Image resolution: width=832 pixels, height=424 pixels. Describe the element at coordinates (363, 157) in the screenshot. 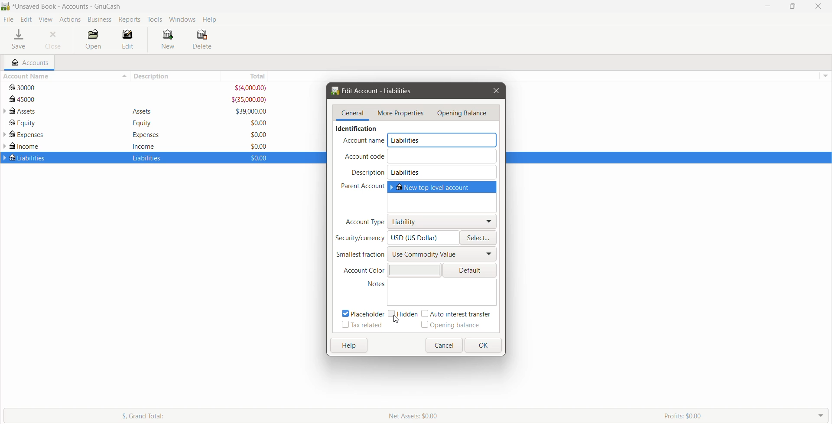

I see `Account code` at that location.